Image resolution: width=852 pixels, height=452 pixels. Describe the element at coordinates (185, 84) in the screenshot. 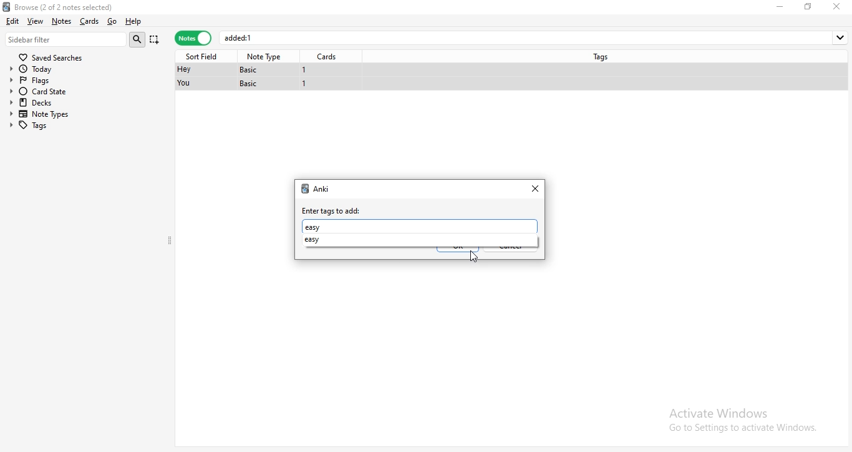

I see `you` at that location.